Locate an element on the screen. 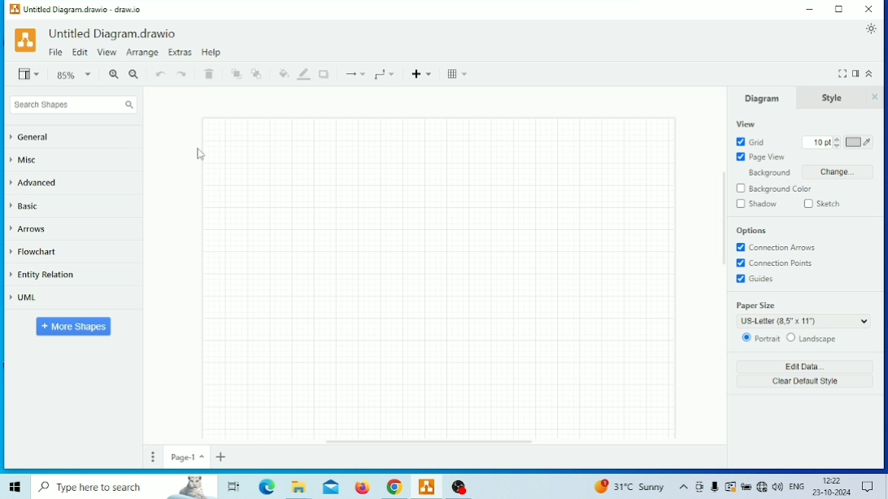  Background is located at coordinates (803, 171).